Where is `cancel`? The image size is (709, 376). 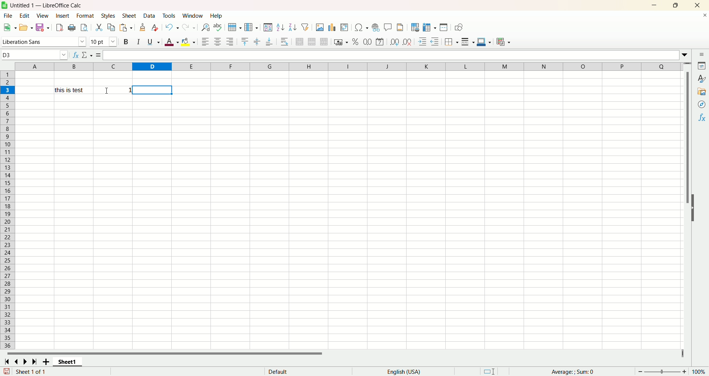 cancel is located at coordinates (84, 55).